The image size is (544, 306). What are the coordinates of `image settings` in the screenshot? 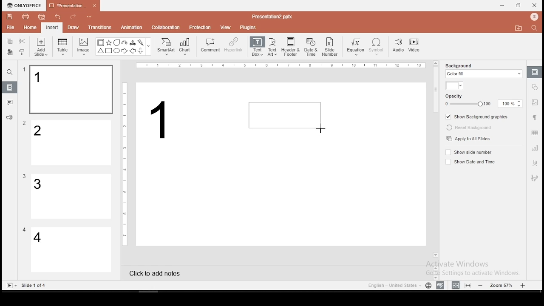 It's located at (534, 103).